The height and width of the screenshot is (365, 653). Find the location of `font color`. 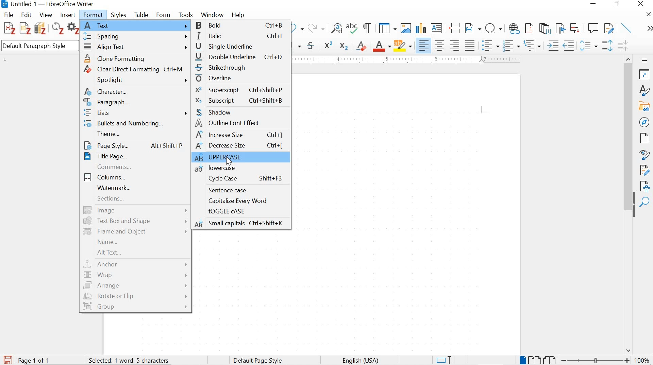

font color is located at coordinates (382, 47).